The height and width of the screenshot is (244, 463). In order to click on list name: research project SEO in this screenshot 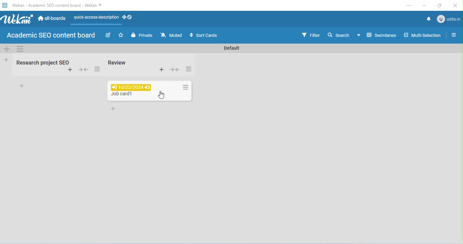, I will do `click(41, 63)`.